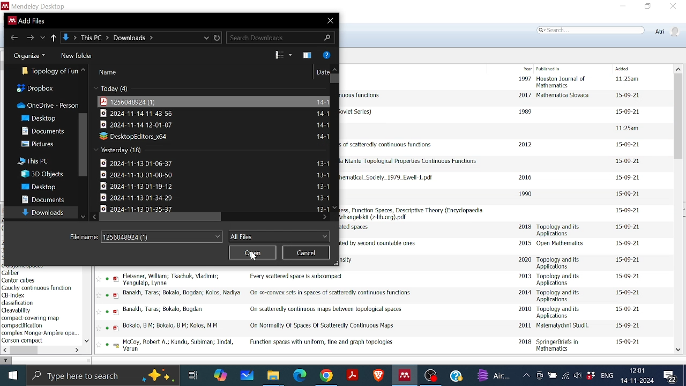 This screenshot has width=686, height=386. What do you see at coordinates (628, 210) in the screenshot?
I see `date` at bounding box center [628, 210].